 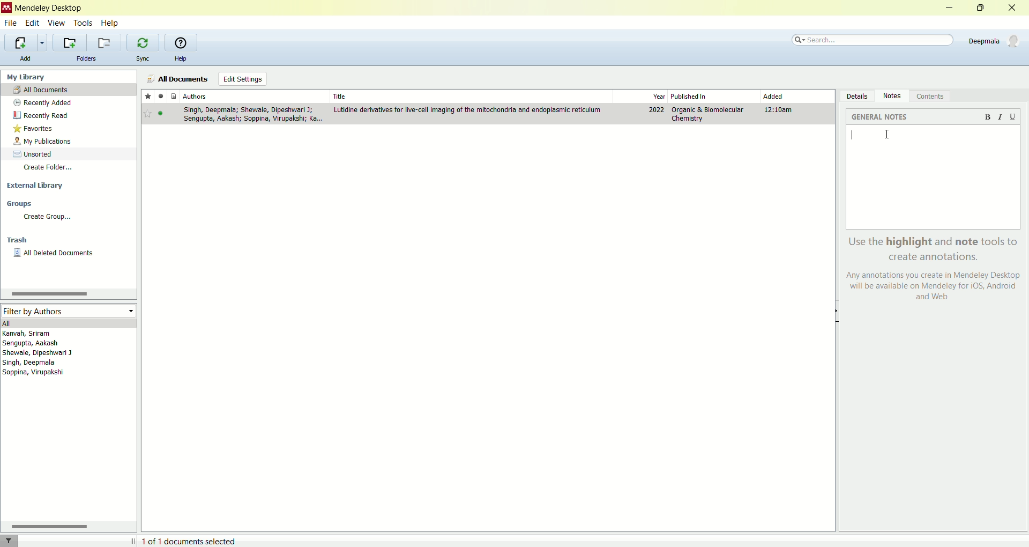 I want to click on Authors, so click(x=253, y=96).